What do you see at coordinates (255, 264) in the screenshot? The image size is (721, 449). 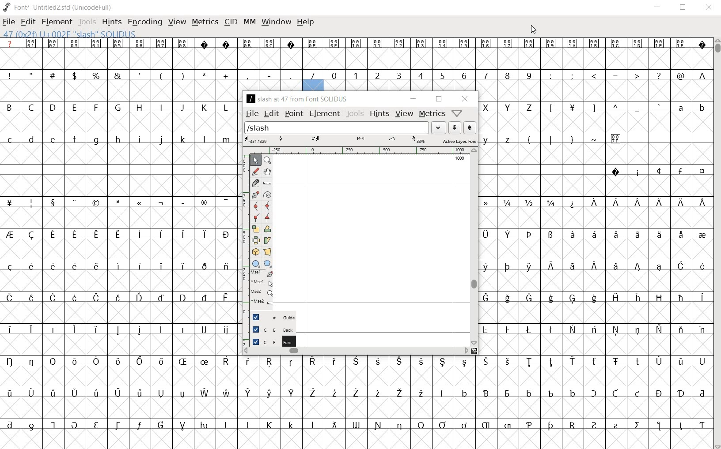 I see `rectangle or ellipse` at bounding box center [255, 264].